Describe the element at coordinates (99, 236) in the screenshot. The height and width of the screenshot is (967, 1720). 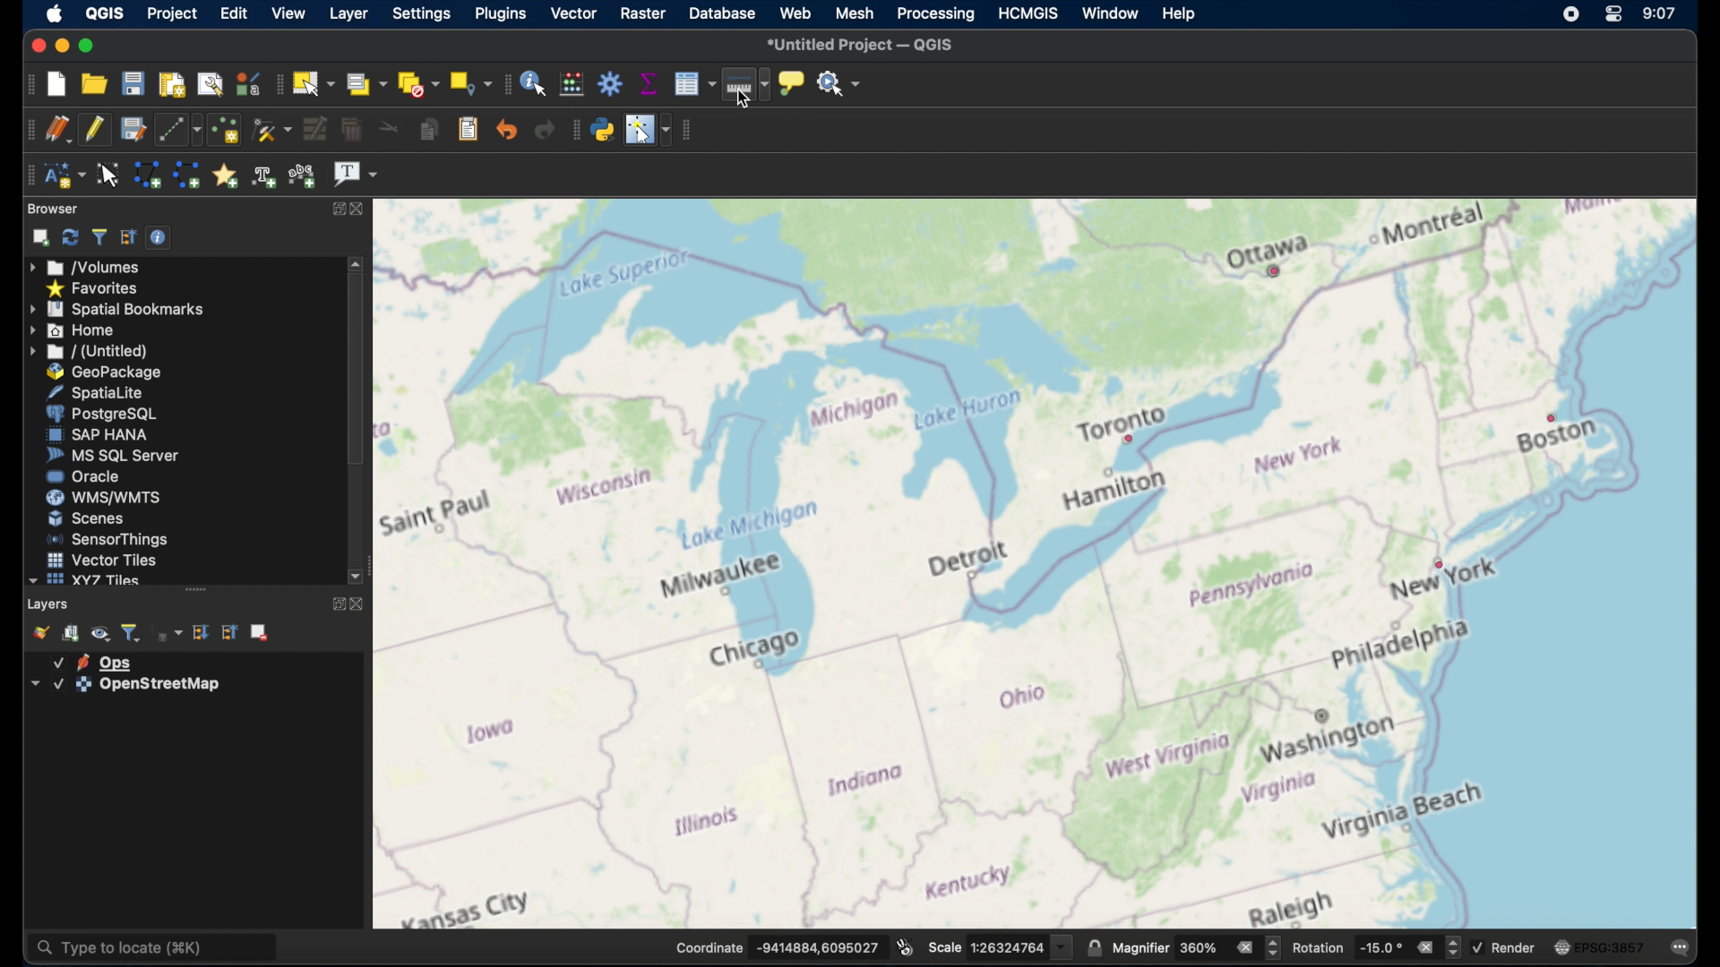
I see `filter browser` at that location.